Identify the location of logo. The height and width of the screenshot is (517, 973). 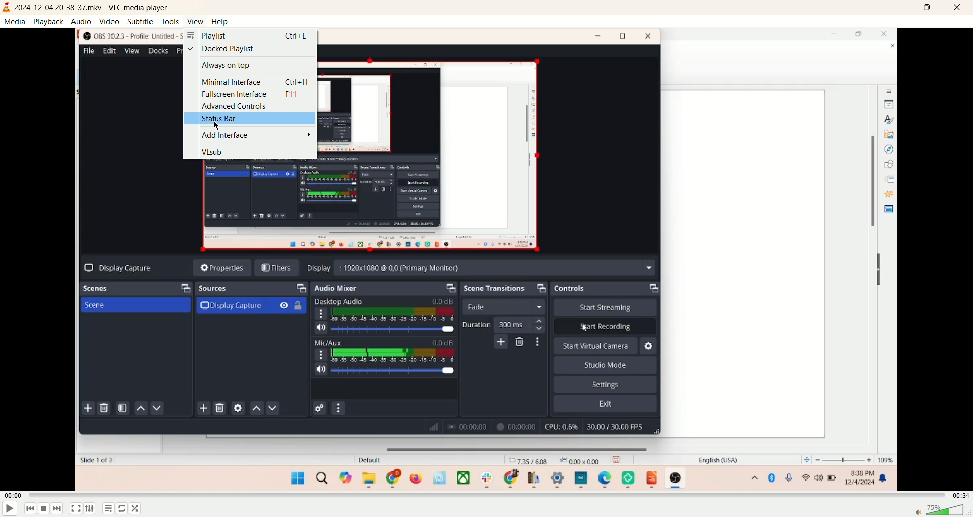
(7, 8).